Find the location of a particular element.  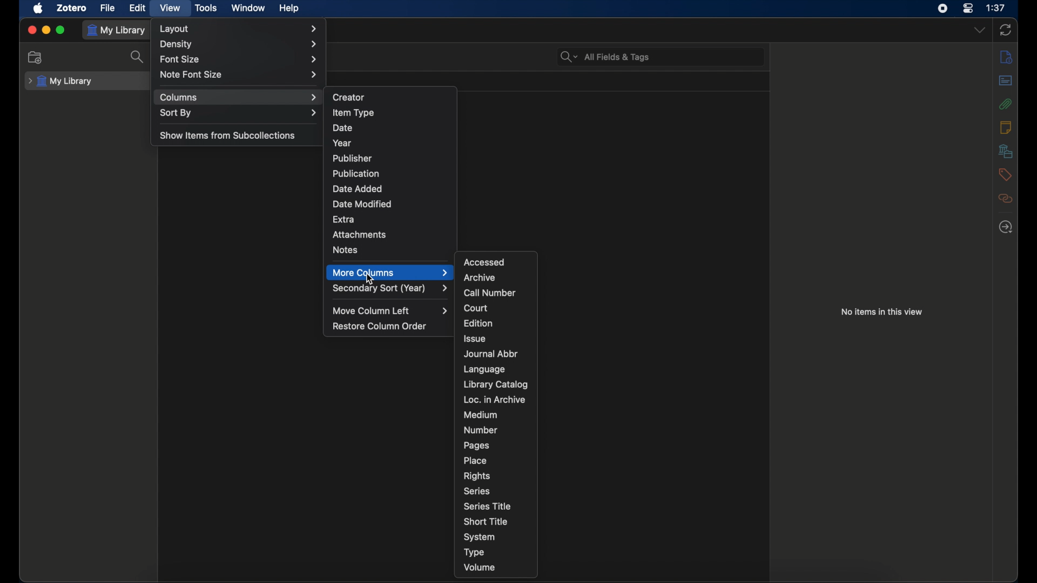

Cursor is located at coordinates (373, 279).